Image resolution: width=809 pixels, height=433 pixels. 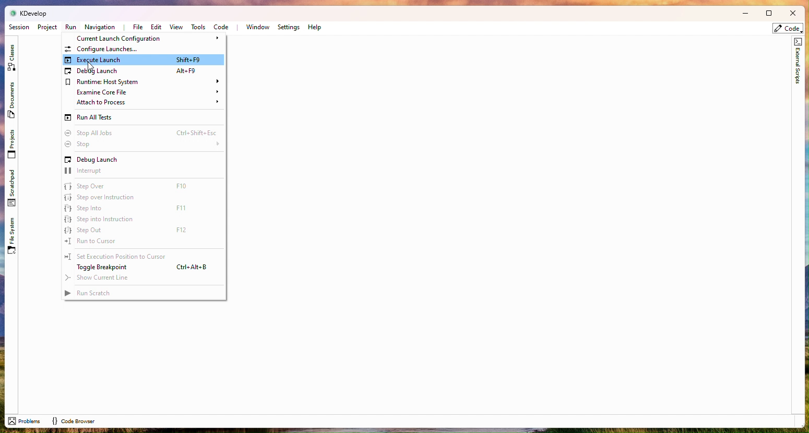 What do you see at coordinates (148, 103) in the screenshot?
I see `Attach to process` at bounding box center [148, 103].